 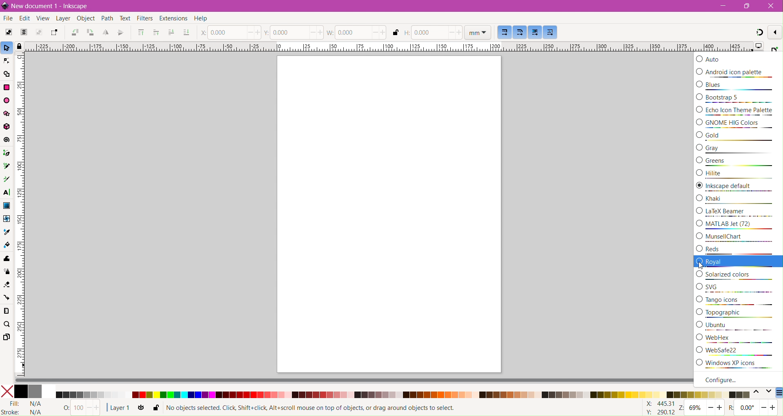 What do you see at coordinates (54, 33) in the screenshot?
I see `Toggle selection box to touch all selected objects` at bounding box center [54, 33].